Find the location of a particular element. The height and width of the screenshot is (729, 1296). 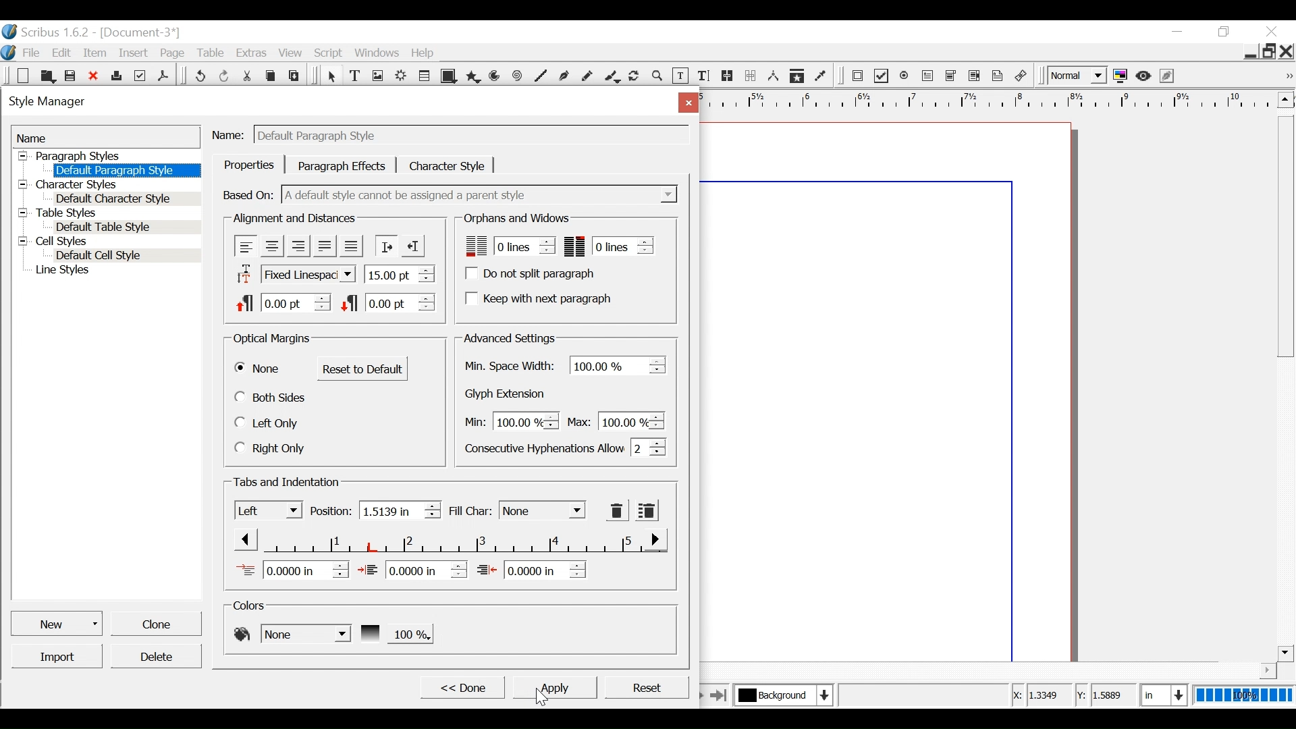

Page is located at coordinates (173, 53).